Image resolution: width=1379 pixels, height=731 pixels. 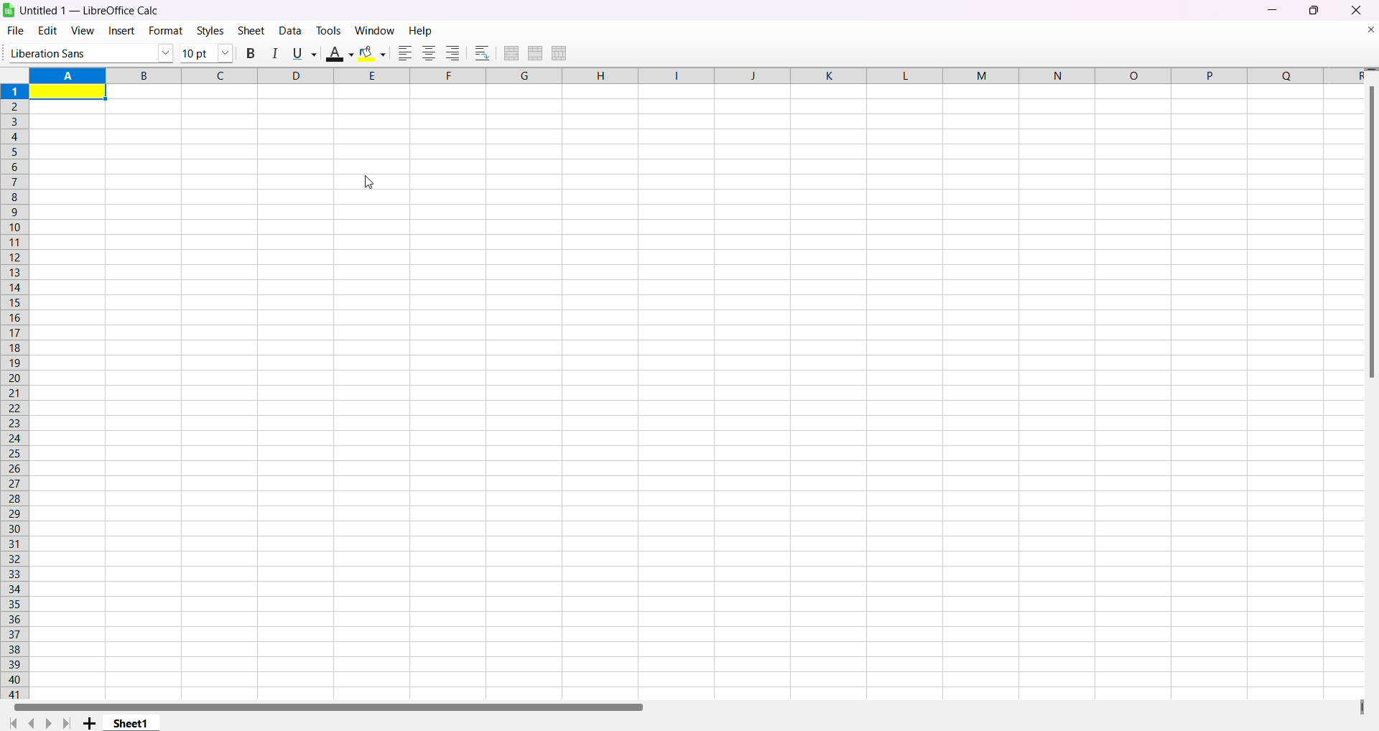 I want to click on next, so click(x=52, y=722).